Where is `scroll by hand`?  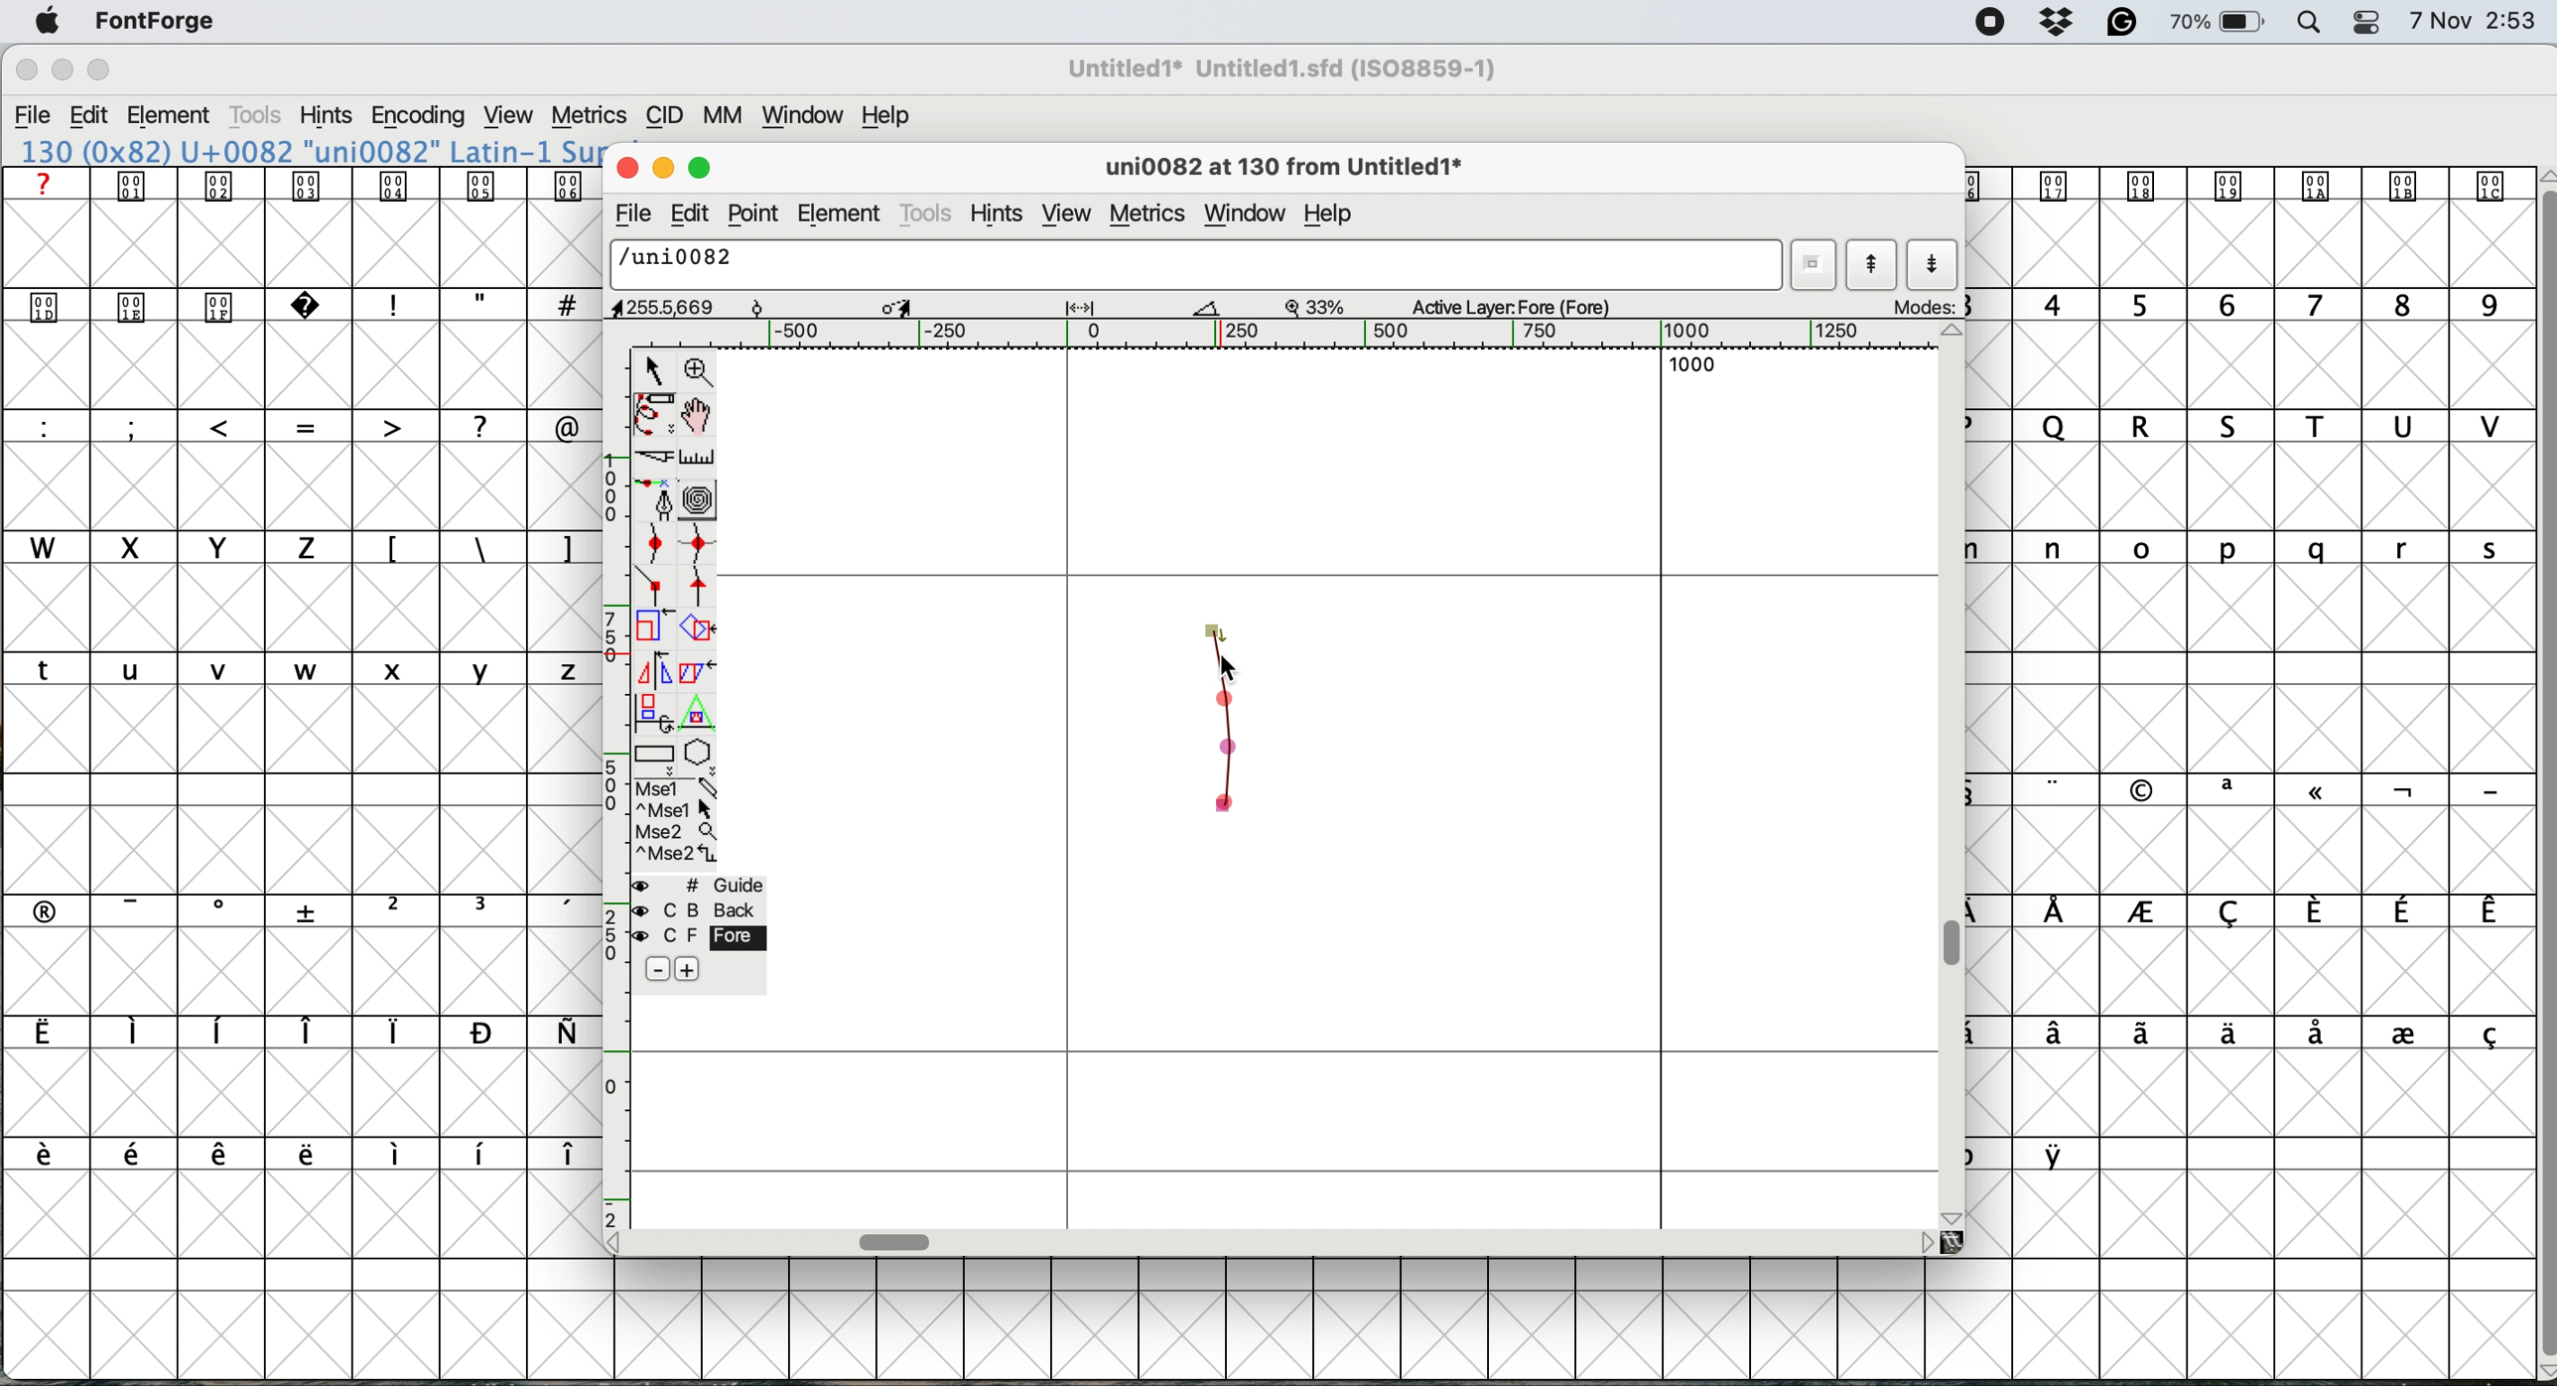
scroll by hand is located at coordinates (695, 416).